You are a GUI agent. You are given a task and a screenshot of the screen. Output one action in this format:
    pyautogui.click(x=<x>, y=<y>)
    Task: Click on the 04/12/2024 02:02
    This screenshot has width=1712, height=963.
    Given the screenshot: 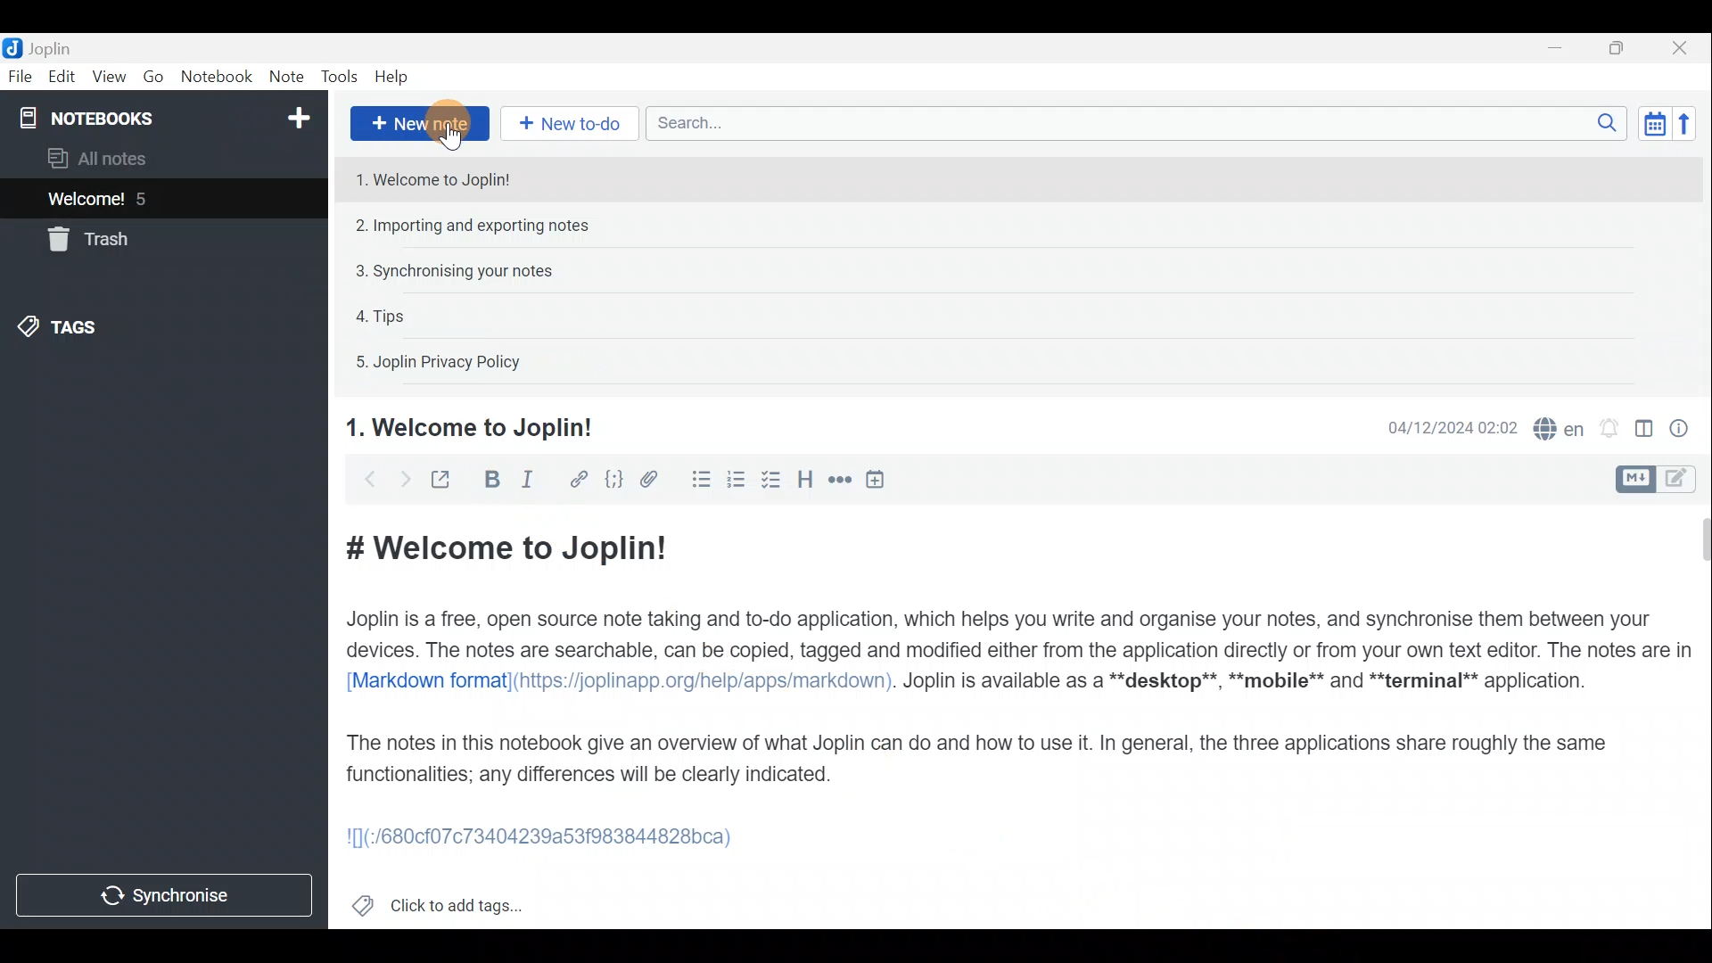 What is the action you would take?
    pyautogui.click(x=1444, y=426)
    